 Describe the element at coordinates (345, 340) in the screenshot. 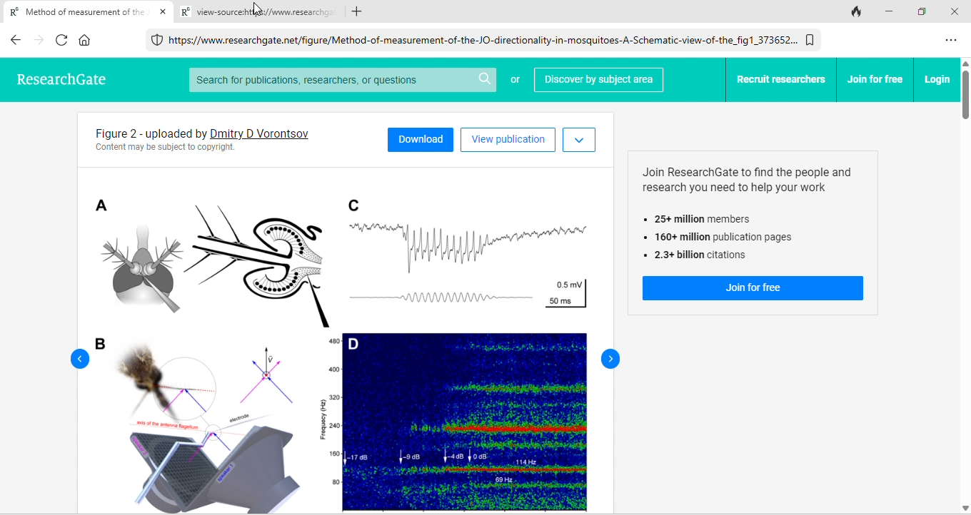

I see `image` at that location.